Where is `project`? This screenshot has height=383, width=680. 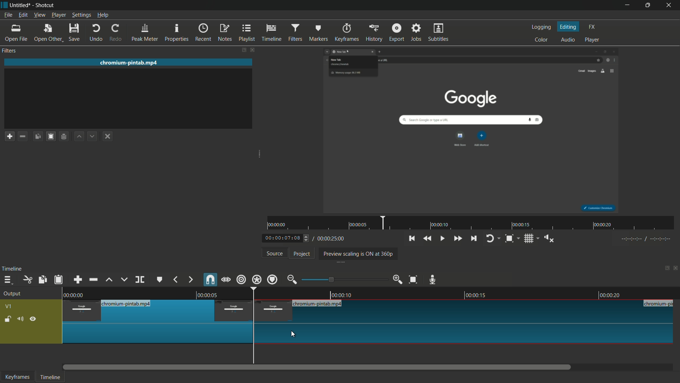 project is located at coordinates (302, 254).